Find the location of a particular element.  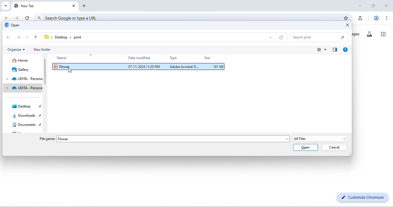

close is located at coordinates (387, 5).